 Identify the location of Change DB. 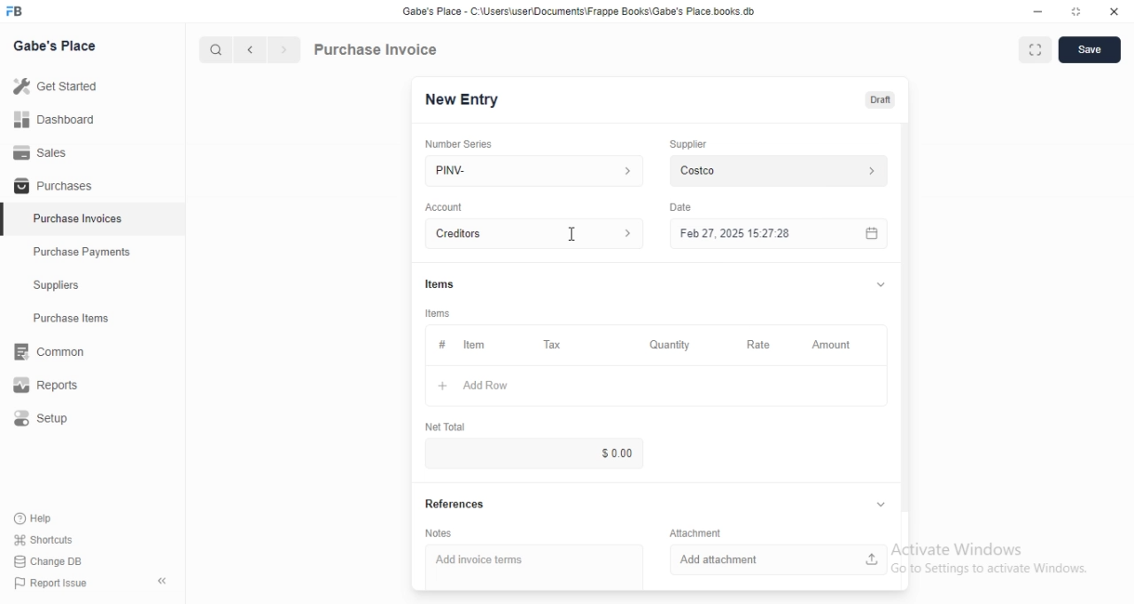
(48, 561).